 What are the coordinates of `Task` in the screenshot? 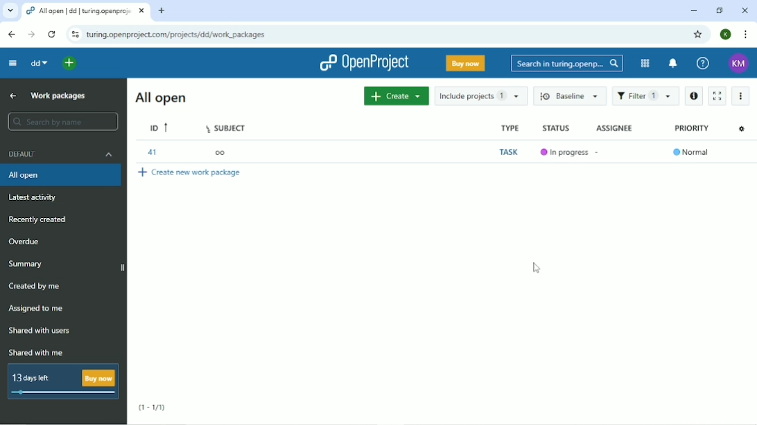 It's located at (507, 152).